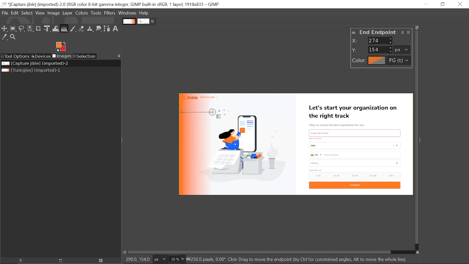 This screenshot has width=469, height=264. I want to click on Move tool, so click(4, 29).